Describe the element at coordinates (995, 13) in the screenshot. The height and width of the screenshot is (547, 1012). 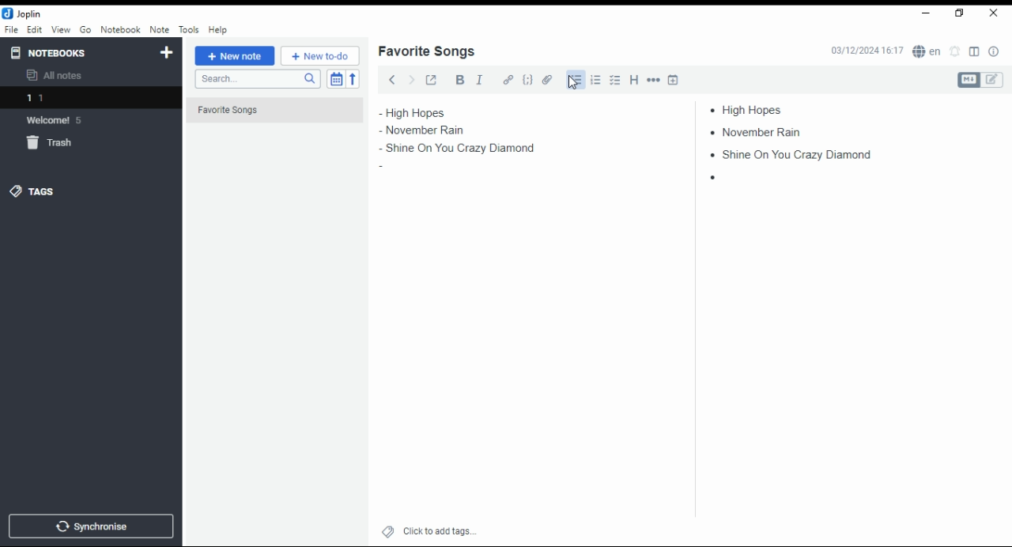
I see `close window` at that location.